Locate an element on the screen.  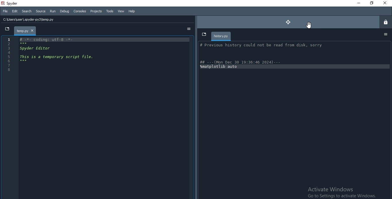
options is located at coordinates (382, 35).